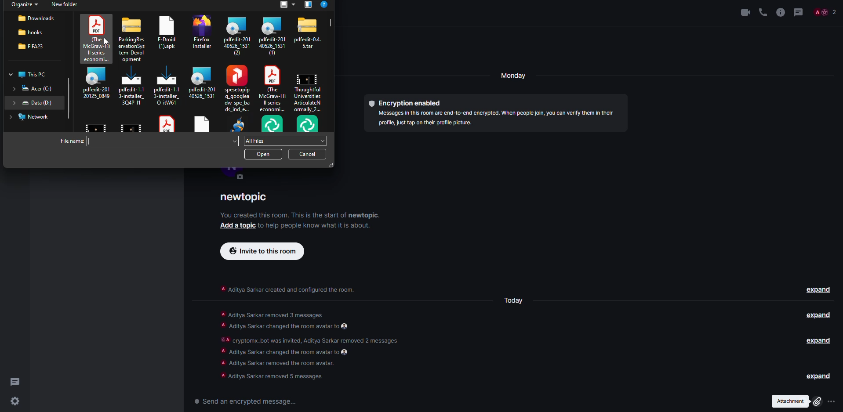 The image size is (843, 412). What do you see at coordinates (309, 5) in the screenshot?
I see `view` at bounding box center [309, 5].